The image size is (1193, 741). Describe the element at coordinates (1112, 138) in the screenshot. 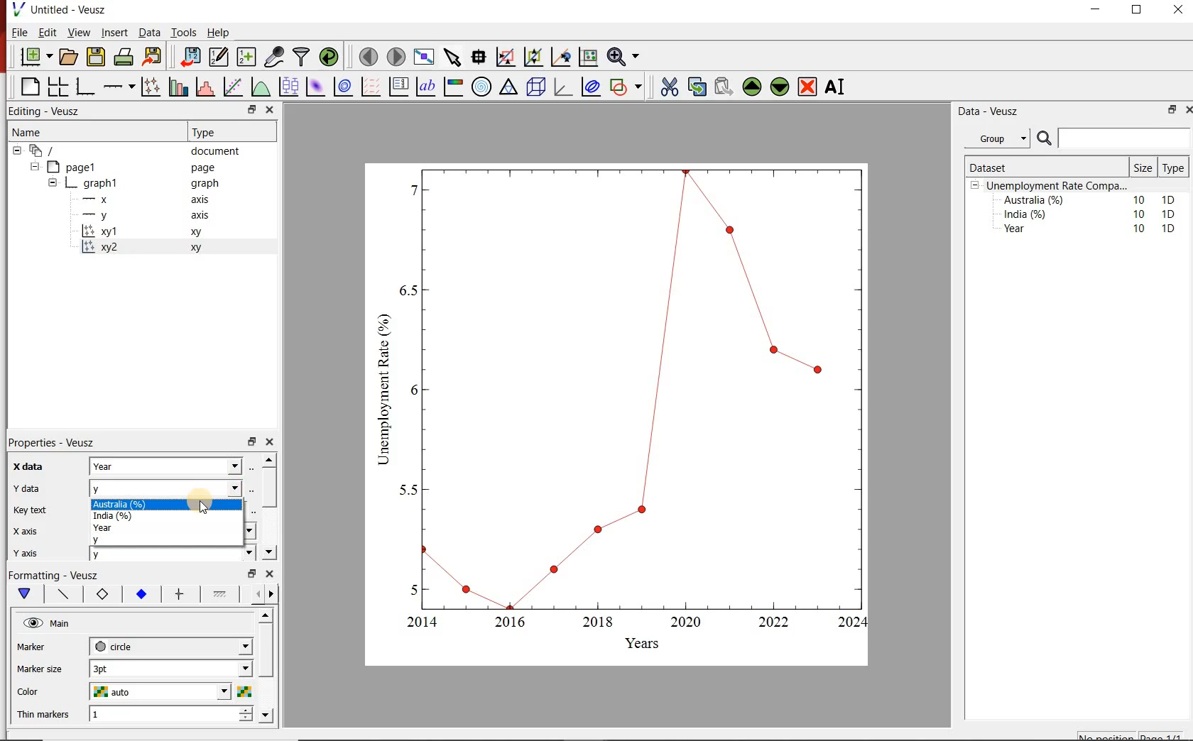

I see `search bar` at that location.